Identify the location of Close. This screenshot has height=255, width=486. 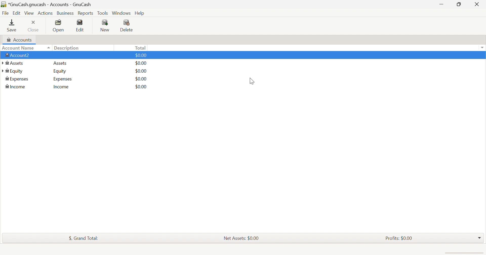
(476, 4).